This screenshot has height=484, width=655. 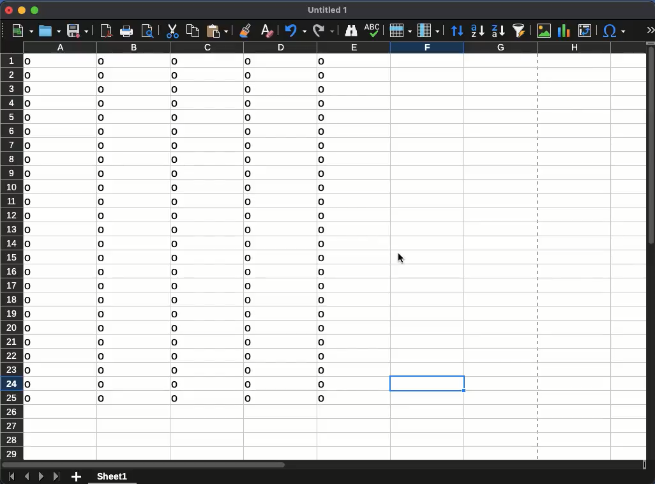 I want to click on untitled, so click(x=330, y=11).